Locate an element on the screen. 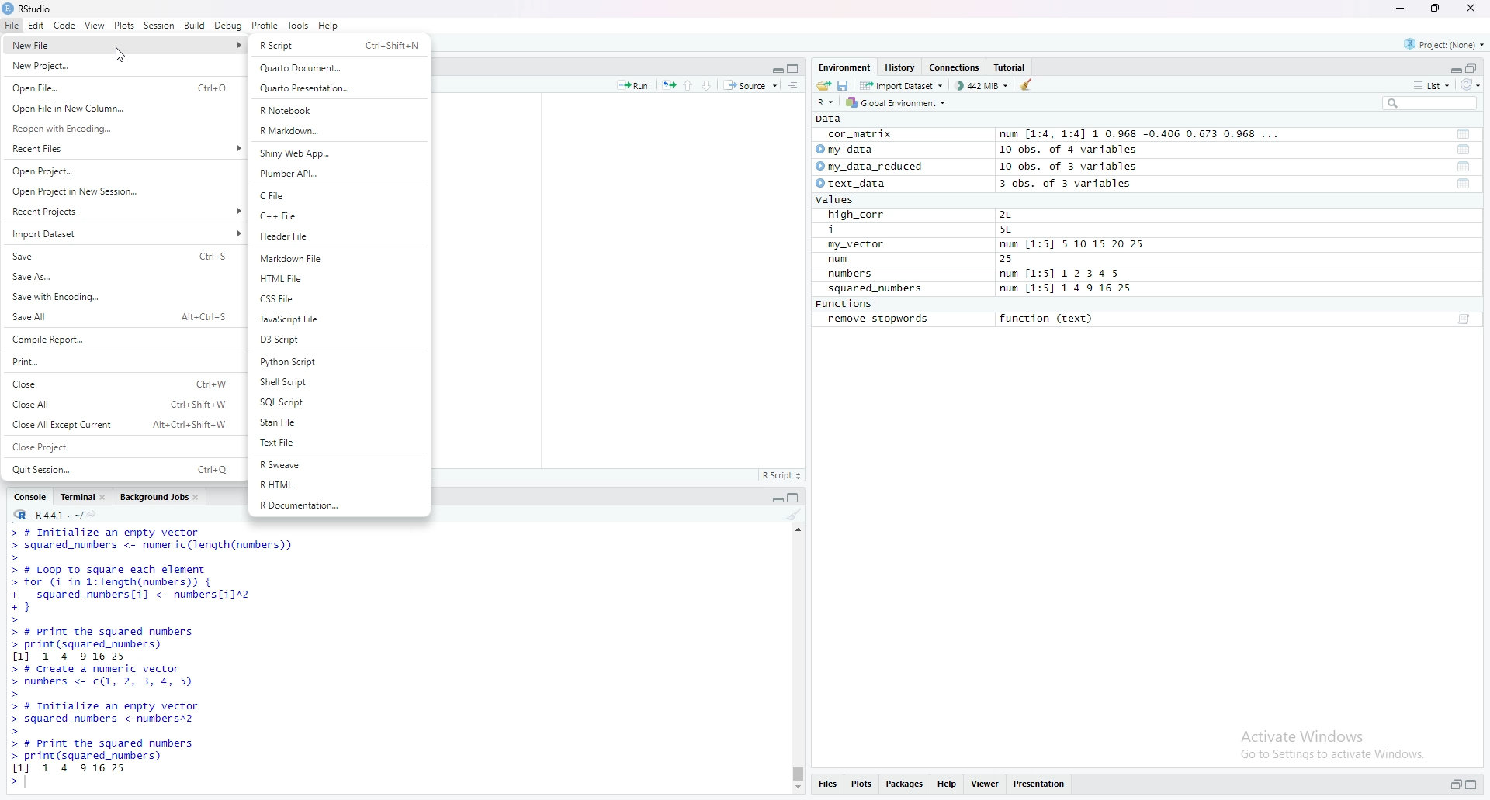 The width and height of the screenshot is (1490, 800). Text File is located at coordinates (340, 444).